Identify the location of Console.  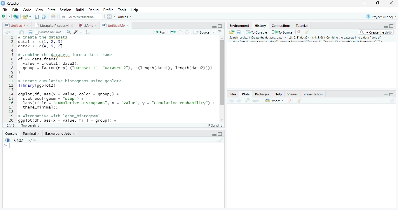
(12, 133).